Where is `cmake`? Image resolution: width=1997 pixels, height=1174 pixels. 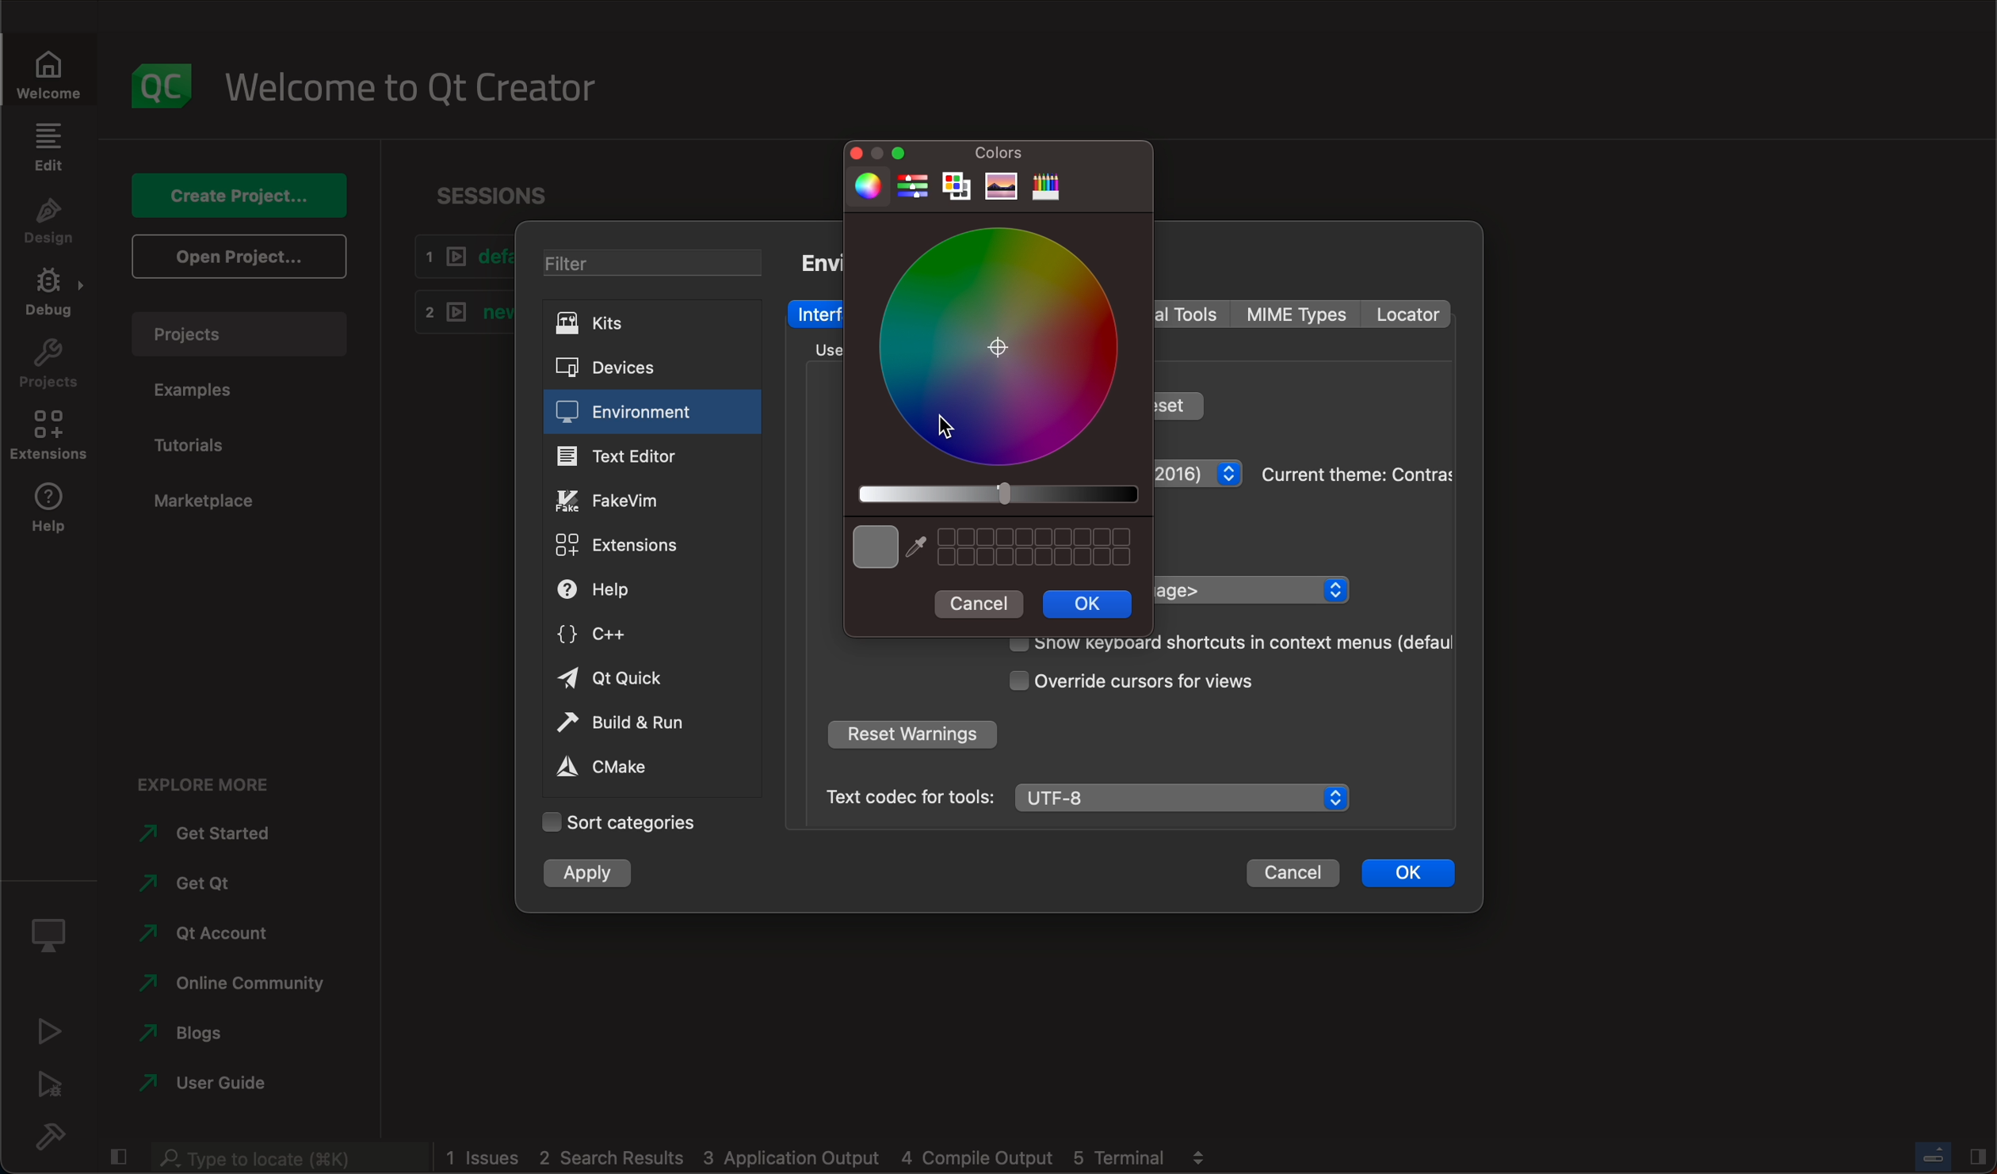 cmake is located at coordinates (640, 768).